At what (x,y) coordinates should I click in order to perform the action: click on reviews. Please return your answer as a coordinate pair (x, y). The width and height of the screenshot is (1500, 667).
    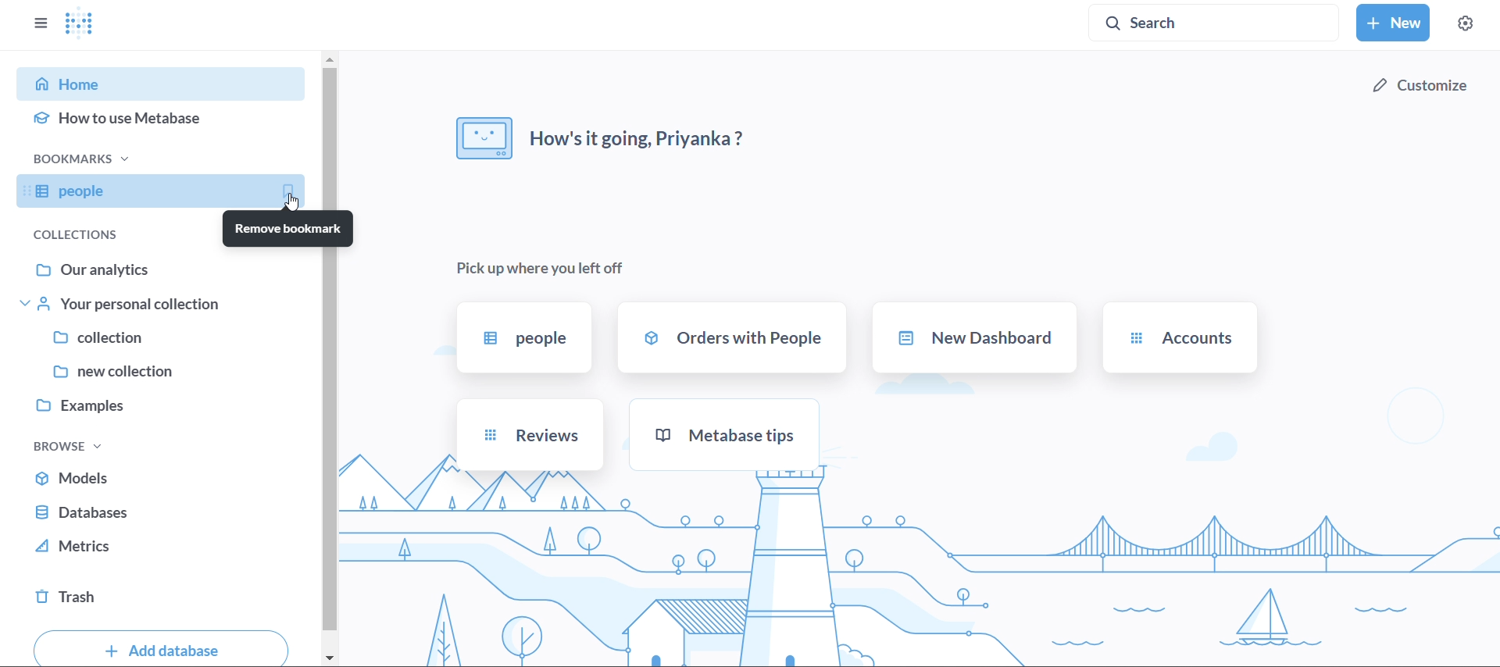
    Looking at the image, I should click on (530, 436).